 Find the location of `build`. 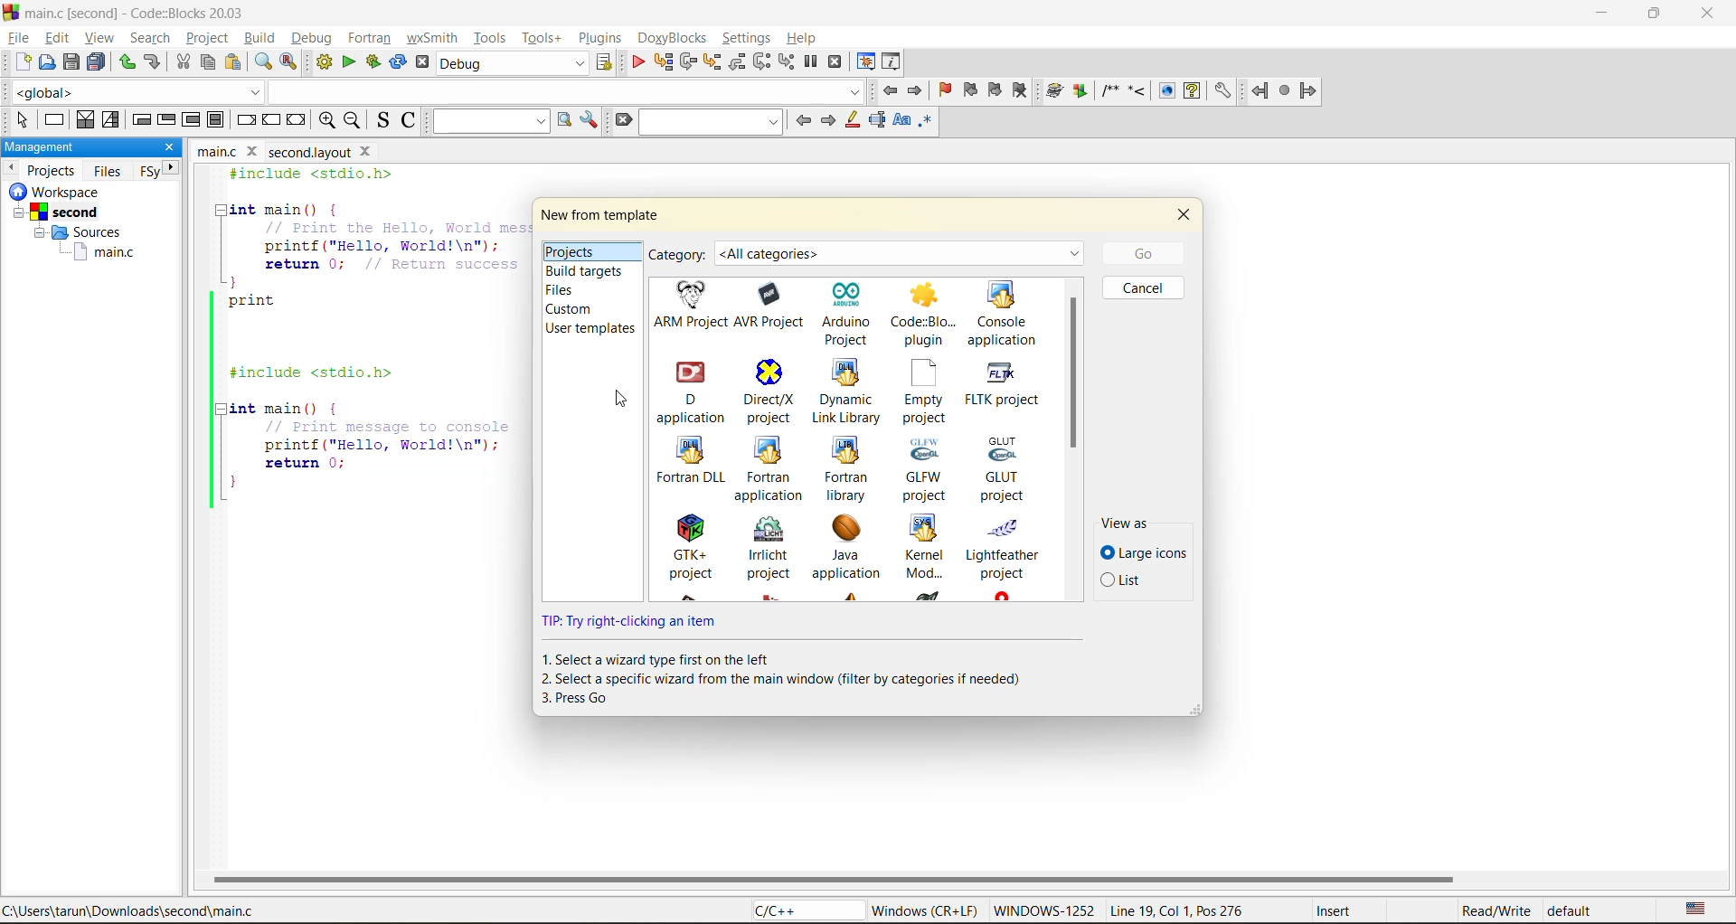

build is located at coordinates (261, 36).